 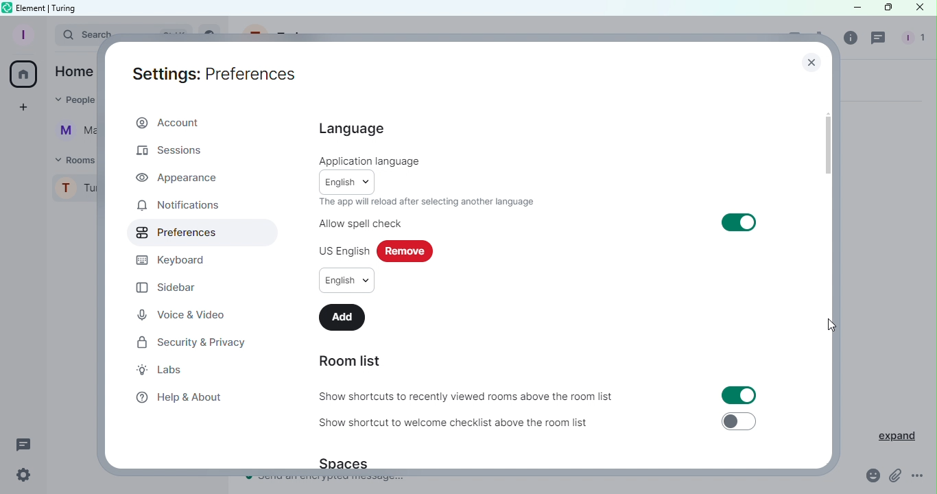 I want to click on Toggle, so click(x=739, y=421).